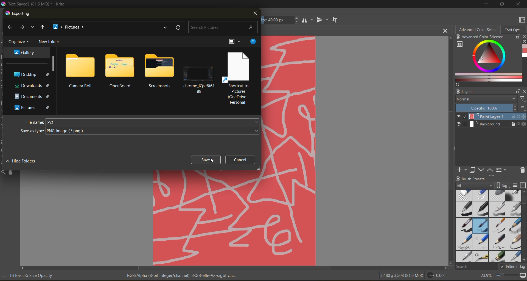  I want to click on folder destination, so click(25, 52).